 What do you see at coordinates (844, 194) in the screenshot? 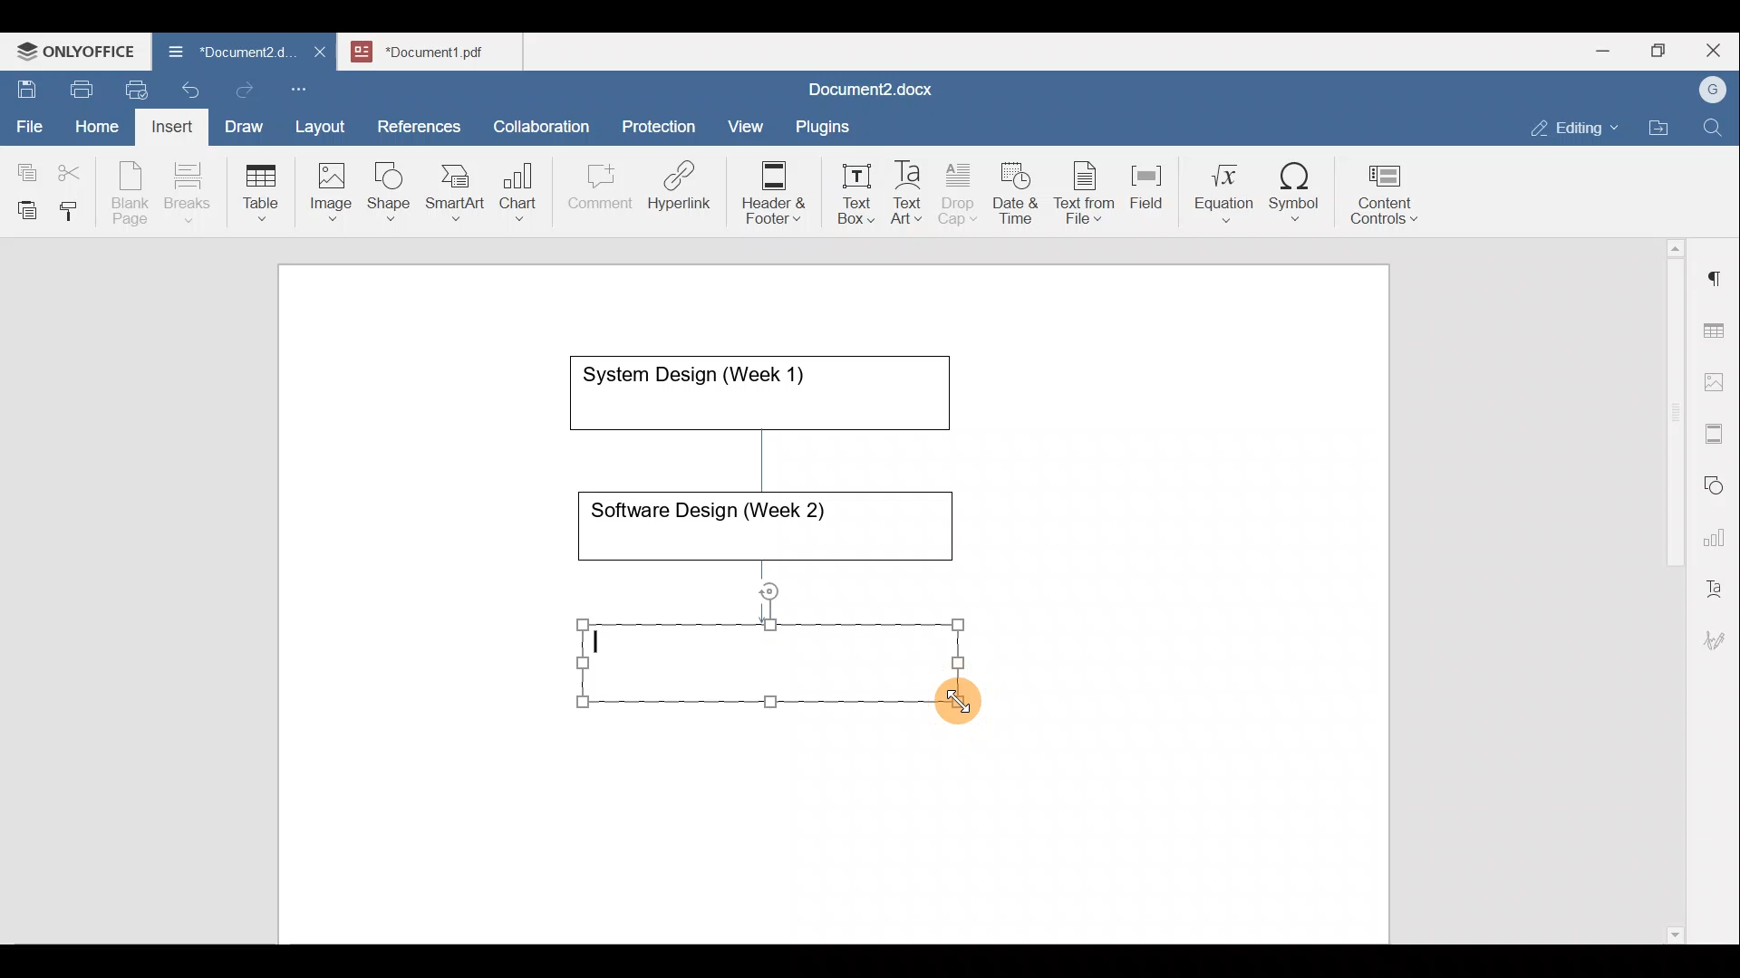
I see `Text box` at bounding box center [844, 194].